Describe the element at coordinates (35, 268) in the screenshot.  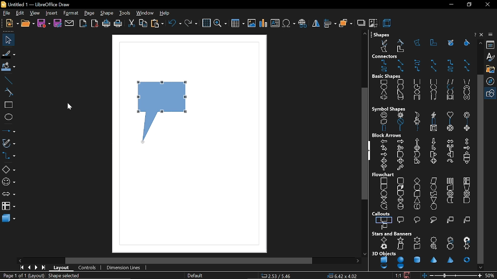
I see `next page` at that location.